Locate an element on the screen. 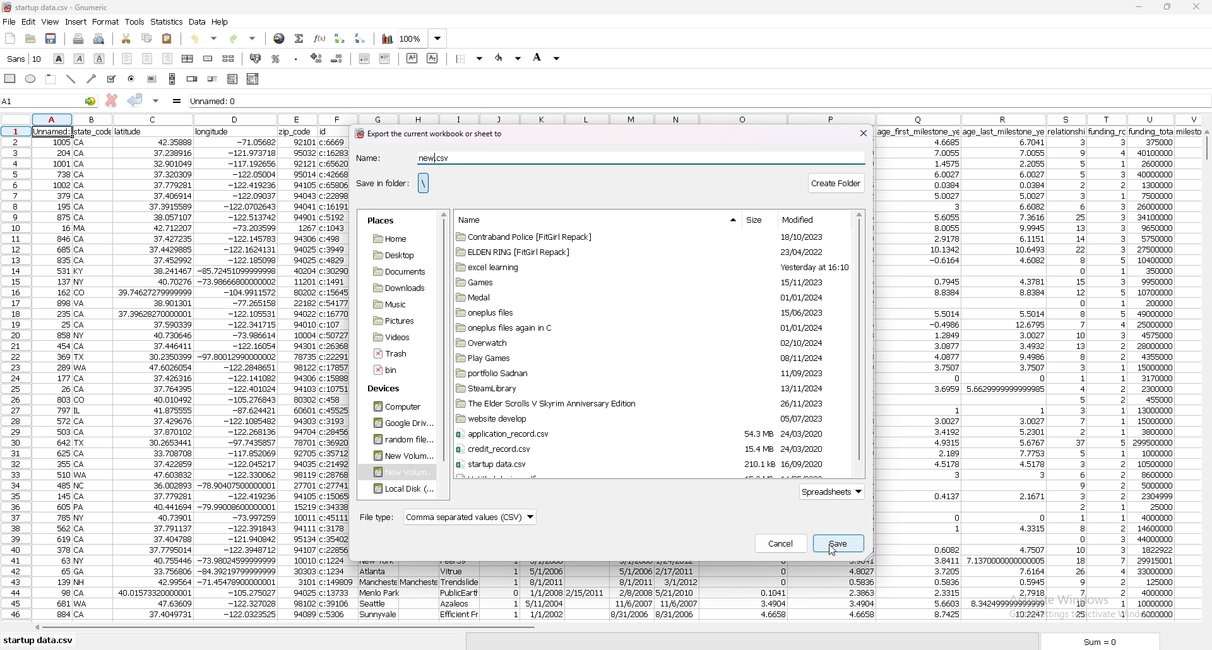 Image resolution: width=1212 pixels, height=650 pixels. scroll bar is located at coordinates (444, 337).